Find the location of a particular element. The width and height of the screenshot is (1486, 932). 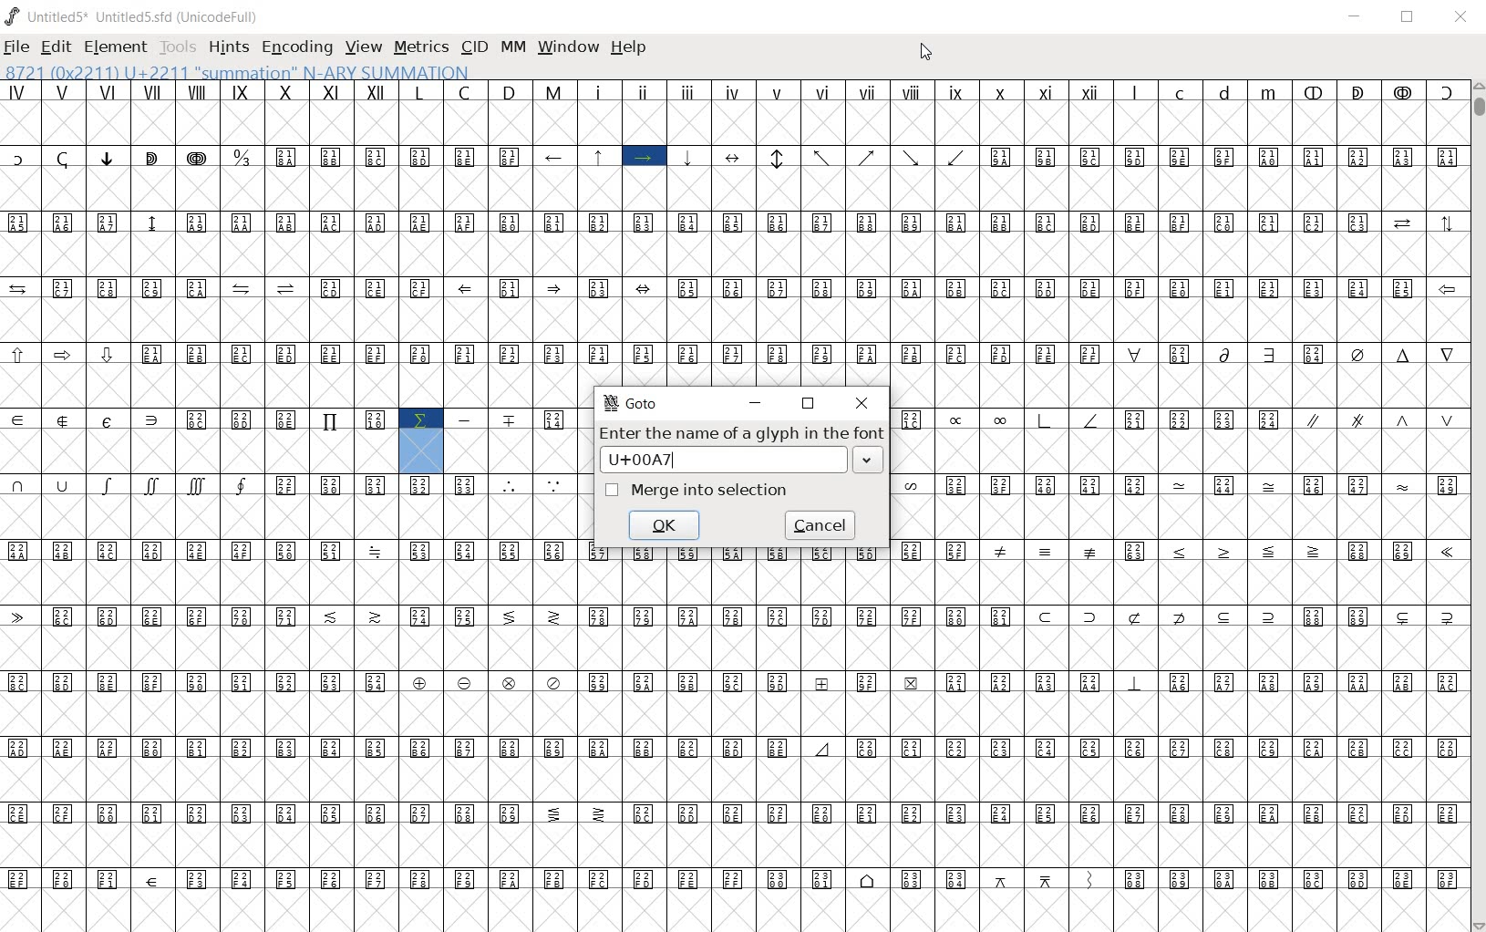

empty cells is located at coordinates (735, 254).